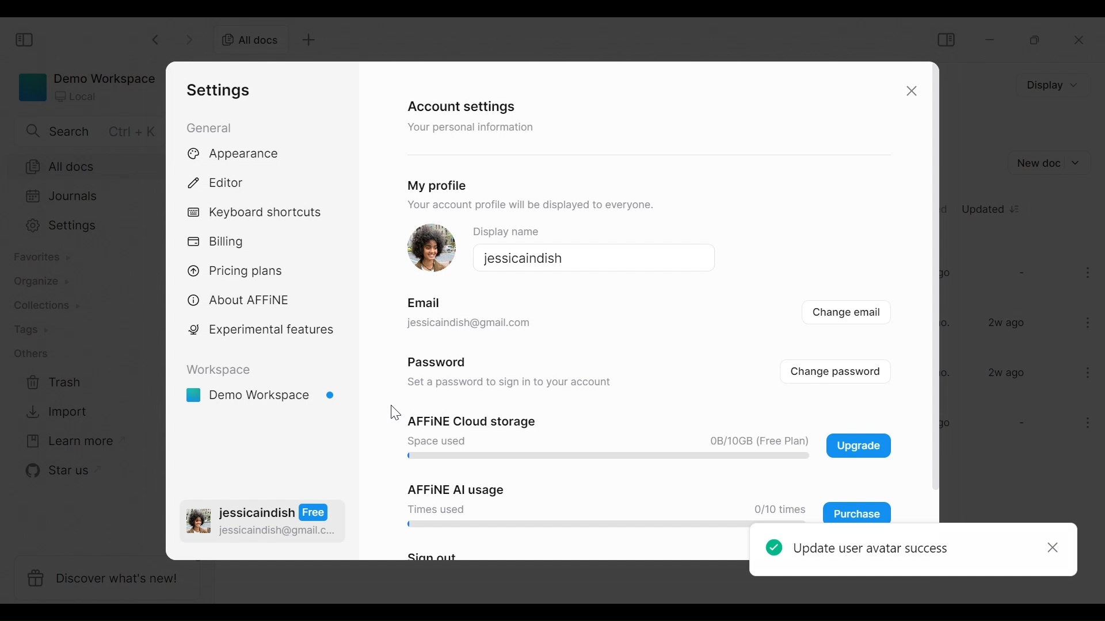 The width and height of the screenshot is (1105, 621). I want to click on Experimental features, so click(261, 329).